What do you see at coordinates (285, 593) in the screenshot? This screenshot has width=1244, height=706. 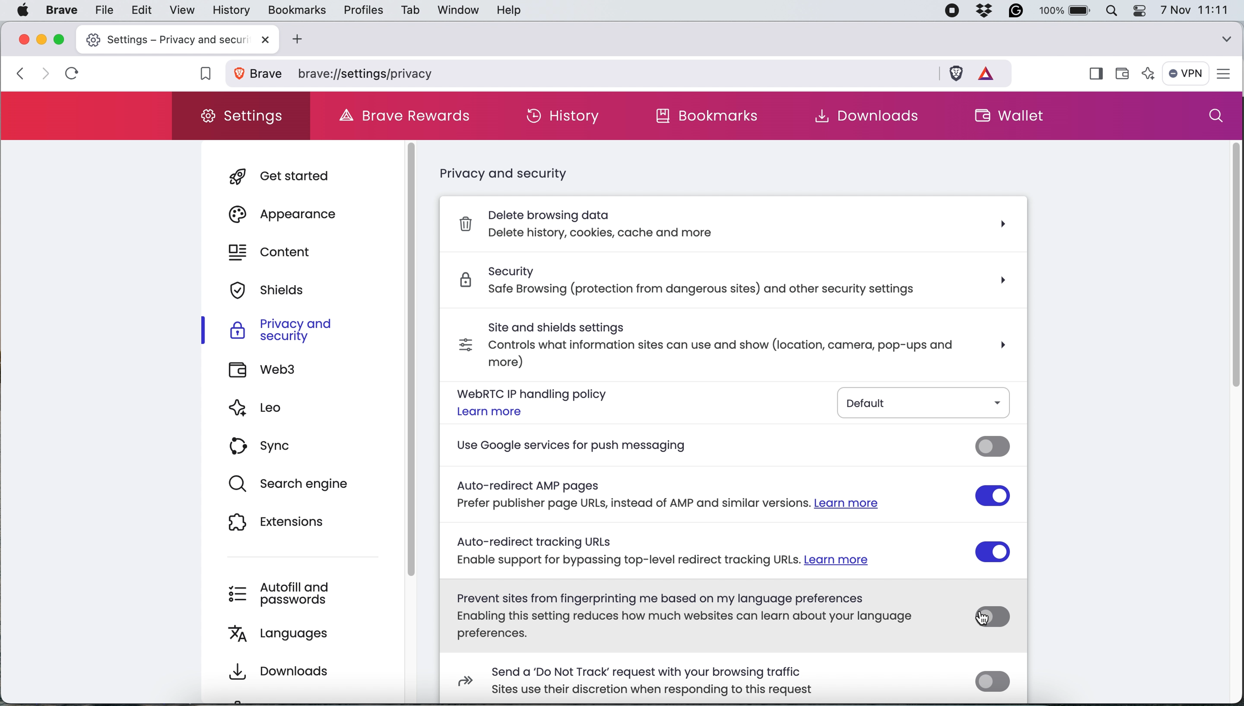 I see `autofill and passwords` at bounding box center [285, 593].